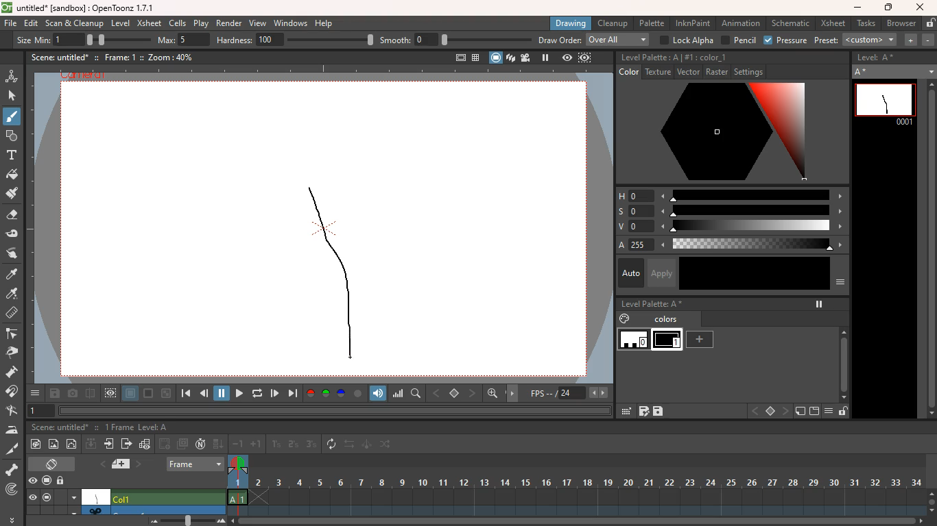 The height and width of the screenshot is (526, 937). Describe the element at coordinates (864, 24) in the screenshot. I see `tasks` at that location.